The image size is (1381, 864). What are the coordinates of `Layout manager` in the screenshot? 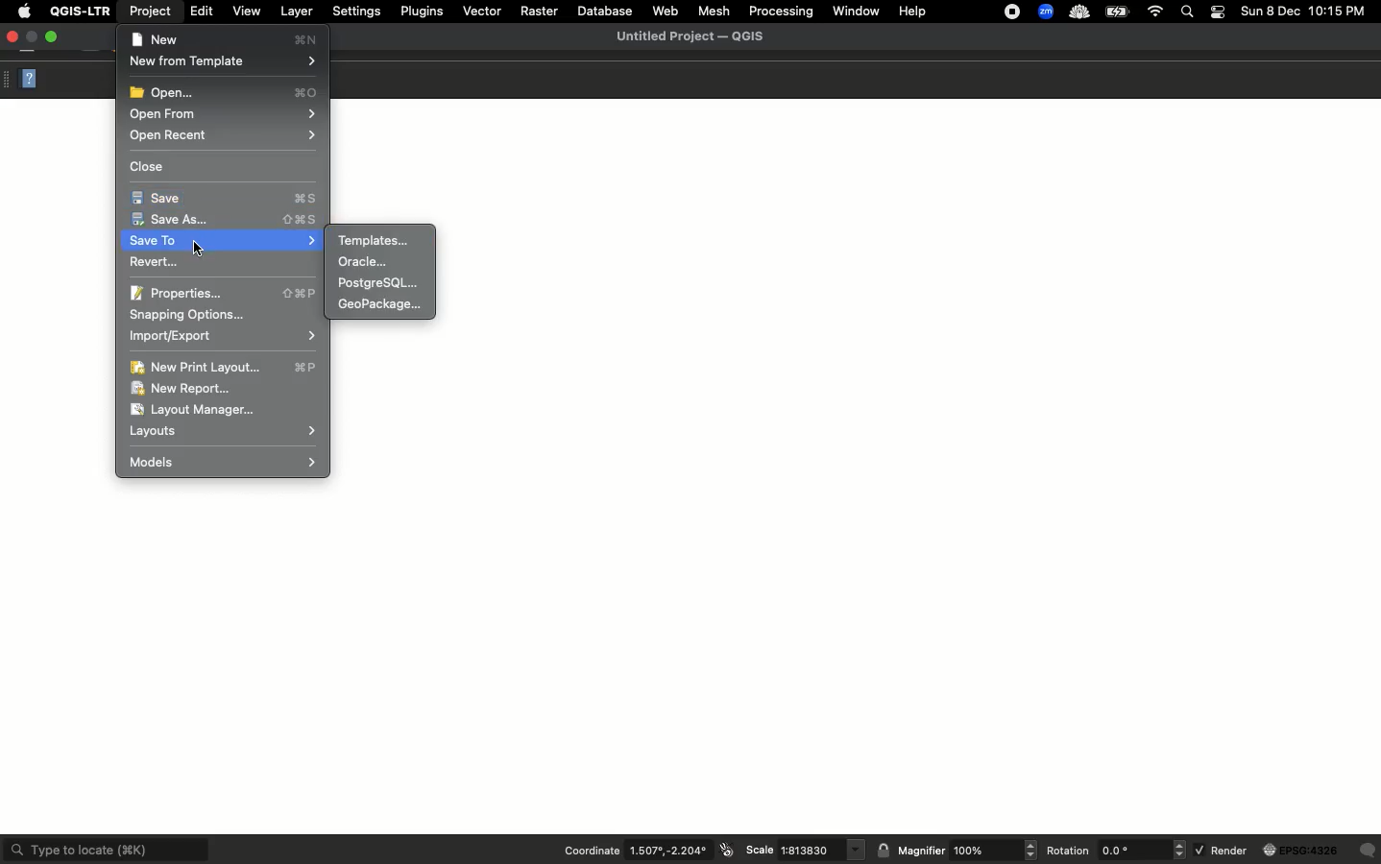 It's located at (208, 411).